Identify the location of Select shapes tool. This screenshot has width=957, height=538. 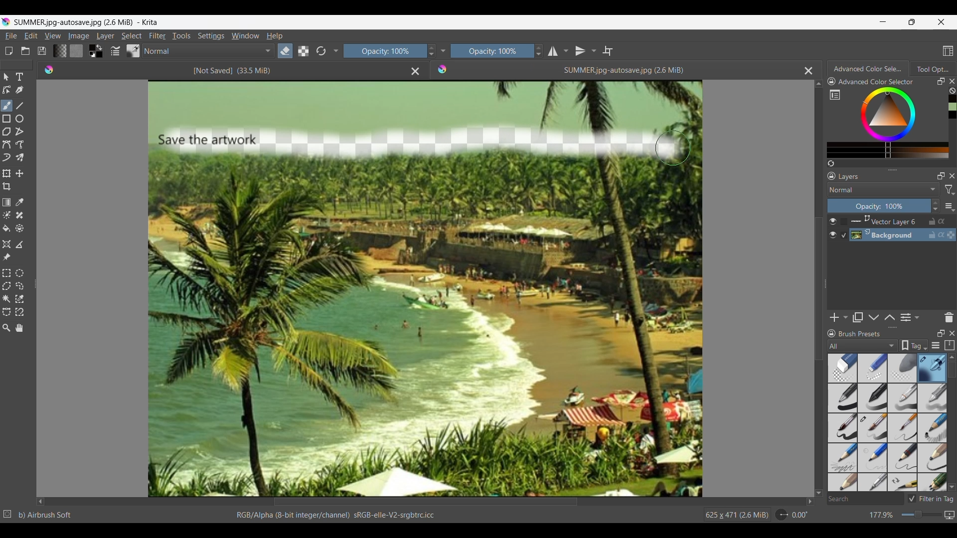
(6, 77).